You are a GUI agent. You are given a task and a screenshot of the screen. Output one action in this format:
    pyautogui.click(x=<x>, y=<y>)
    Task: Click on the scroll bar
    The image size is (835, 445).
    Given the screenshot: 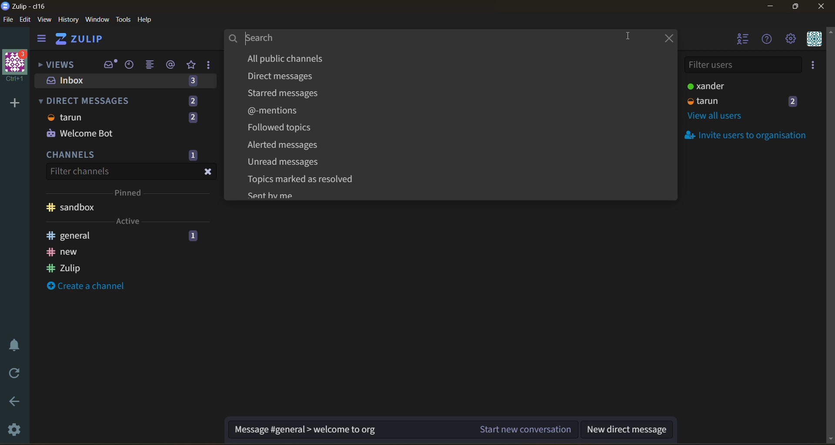 What is the action you would take?
    pyautogui.click(x=830, y=236)
    